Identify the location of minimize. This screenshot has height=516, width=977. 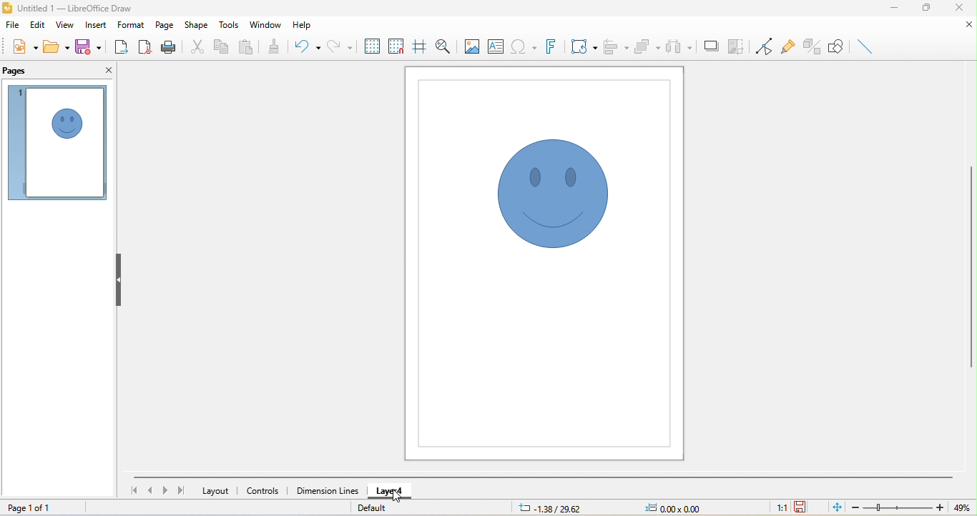
(899, 9).